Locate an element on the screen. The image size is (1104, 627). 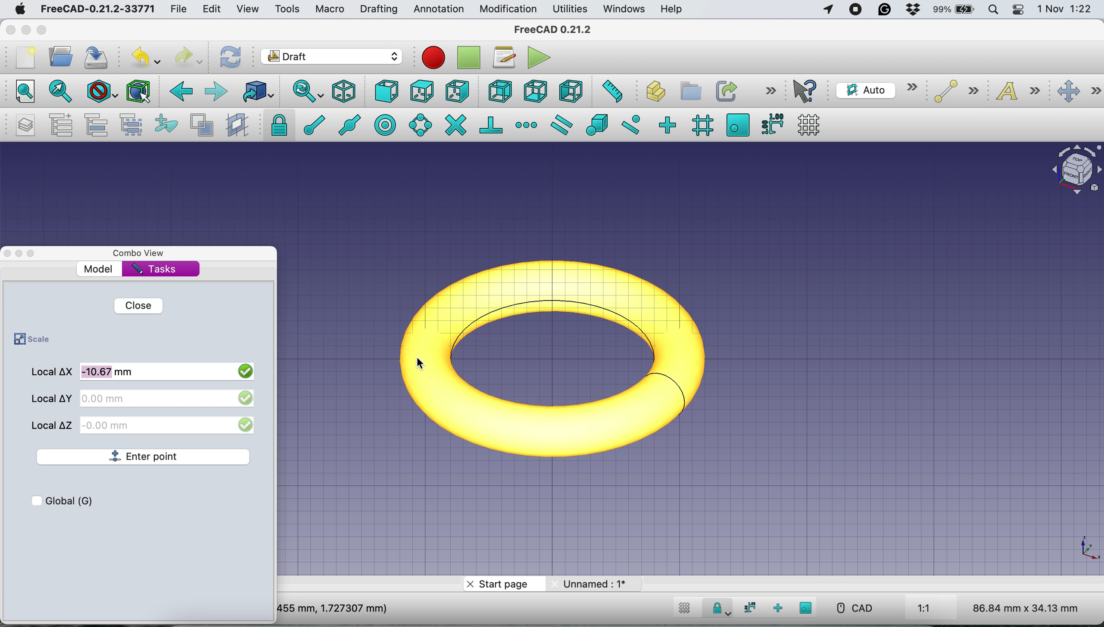
Y coordinate of next point is located at coordinates (168, 398).